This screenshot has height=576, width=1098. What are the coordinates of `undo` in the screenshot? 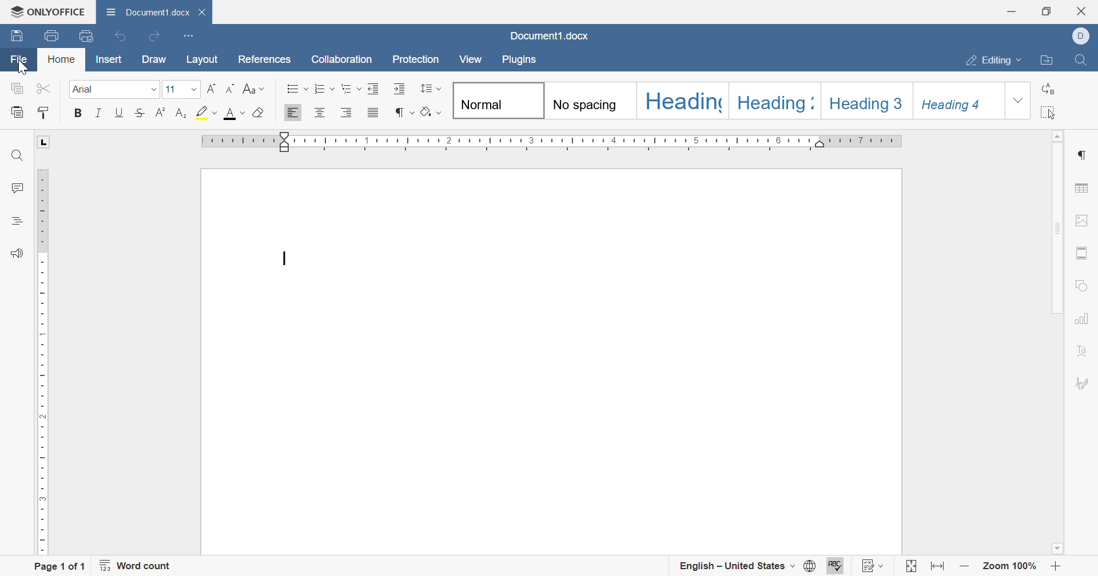 It's located at (121, 38).